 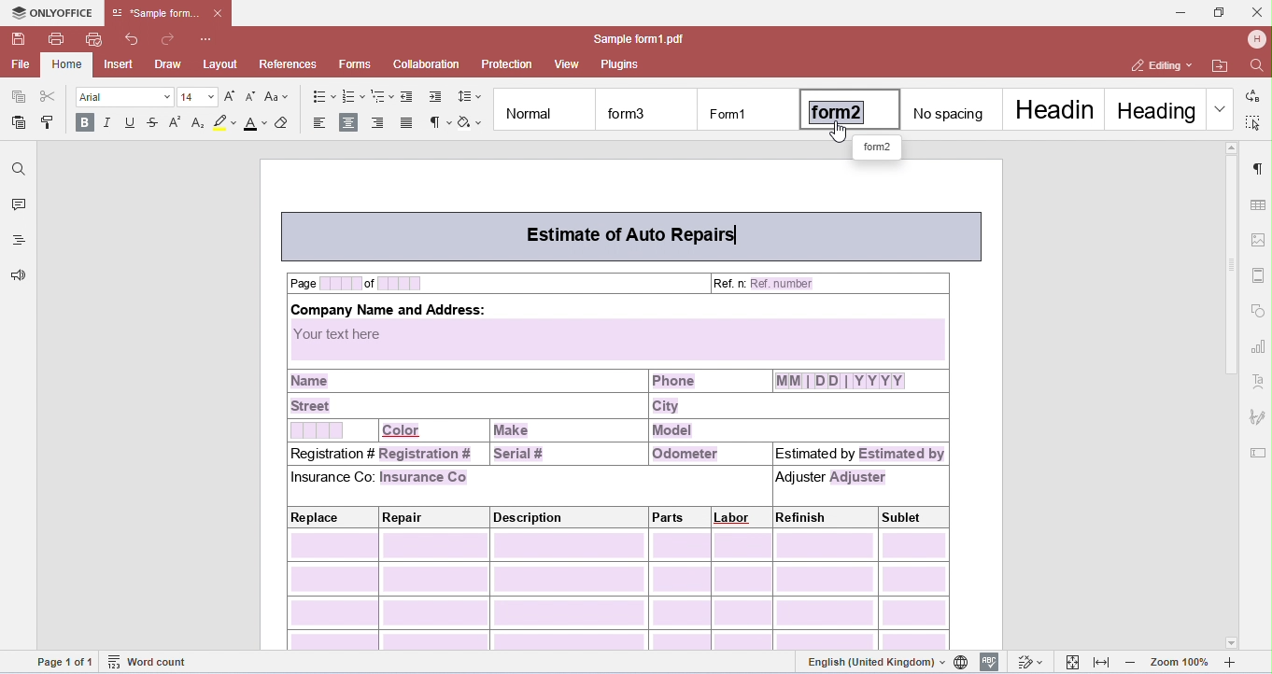 I want to click on comment, so click(x=17, y=206).